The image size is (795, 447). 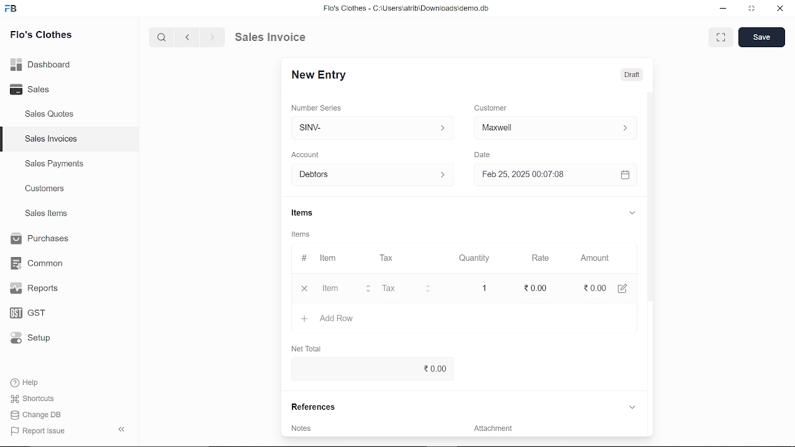 What do you see at coordinates (37, 289) in the screenshot?
I see `Reports` at bounding box center [37, 289].